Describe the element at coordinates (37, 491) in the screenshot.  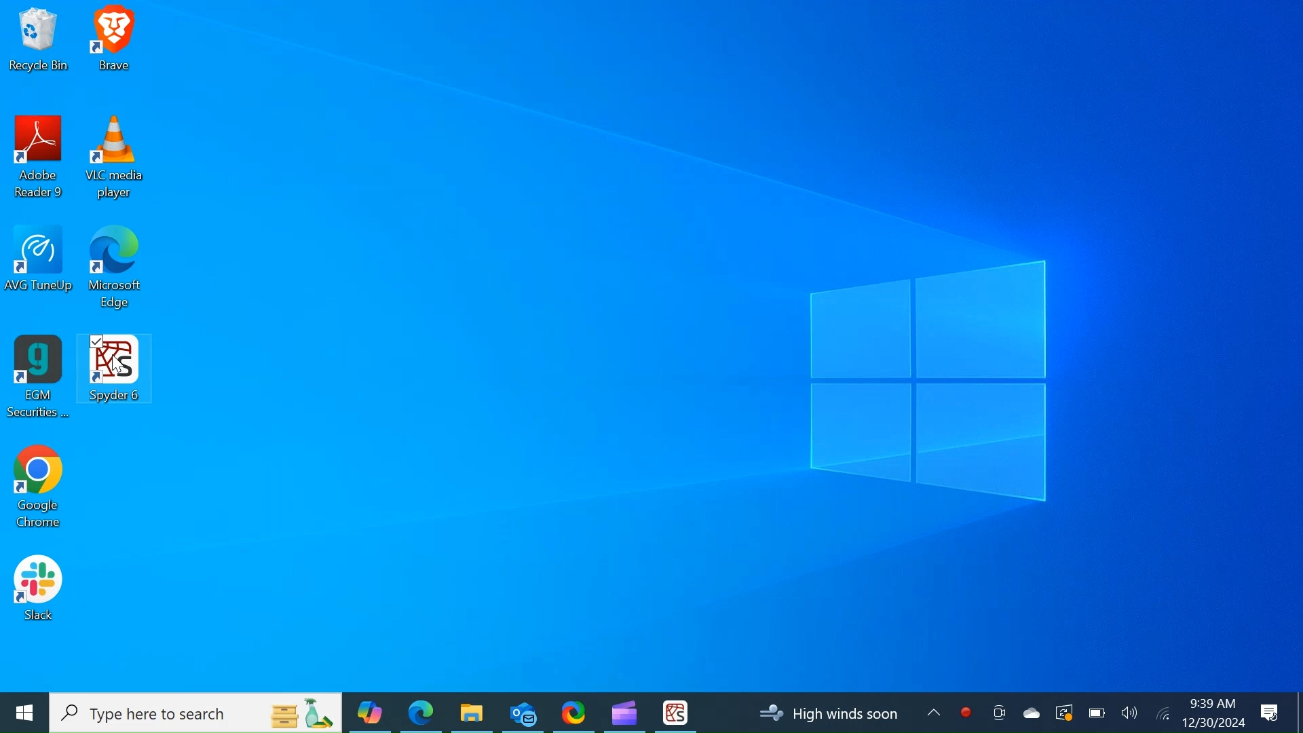
I see `Google Chrome Desktop Icon` at that location.